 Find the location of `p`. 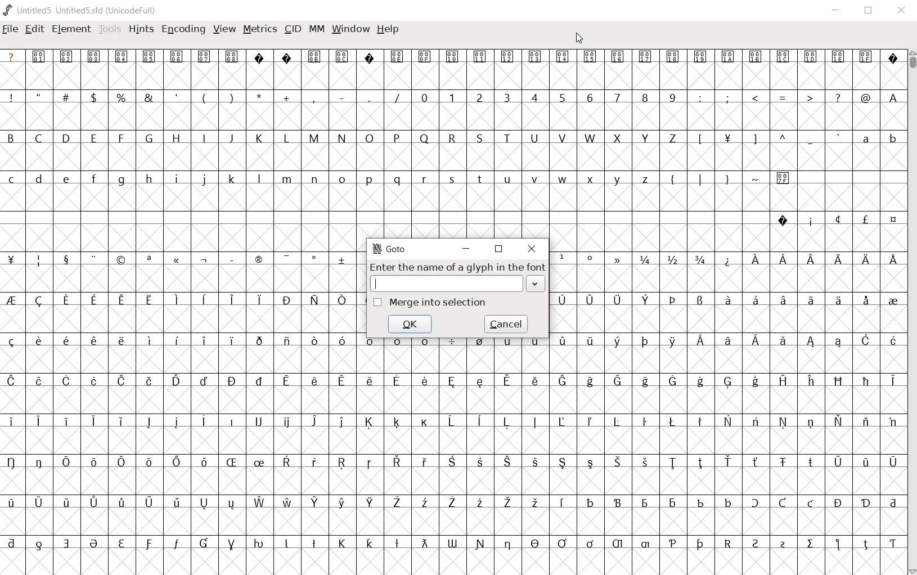

p is located at coordinates (368, 180).